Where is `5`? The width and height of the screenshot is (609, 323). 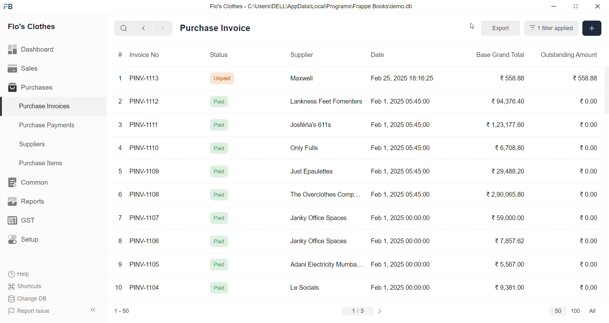 5 is located at coordinates (120, 171).